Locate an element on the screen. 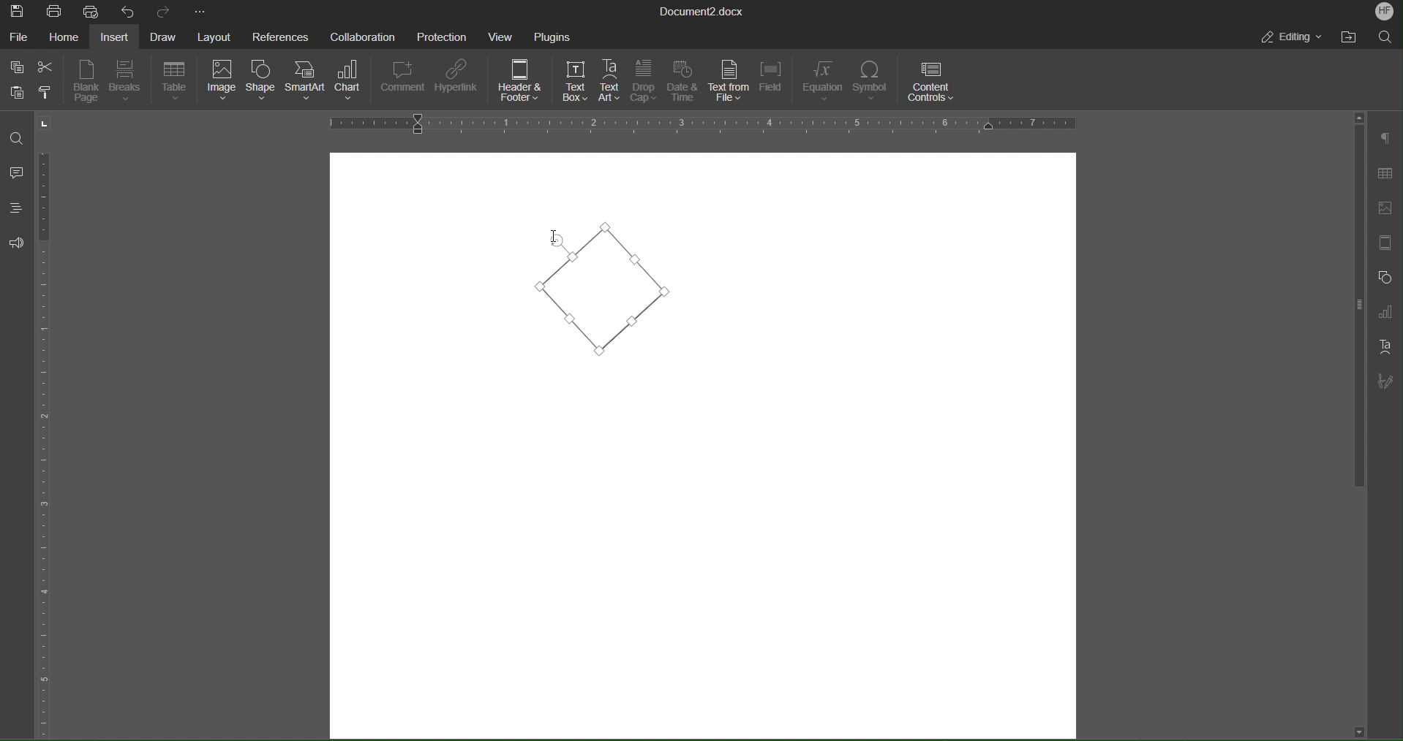 The image size is (1403, 741). Table is located at coordinates (1384, 174).